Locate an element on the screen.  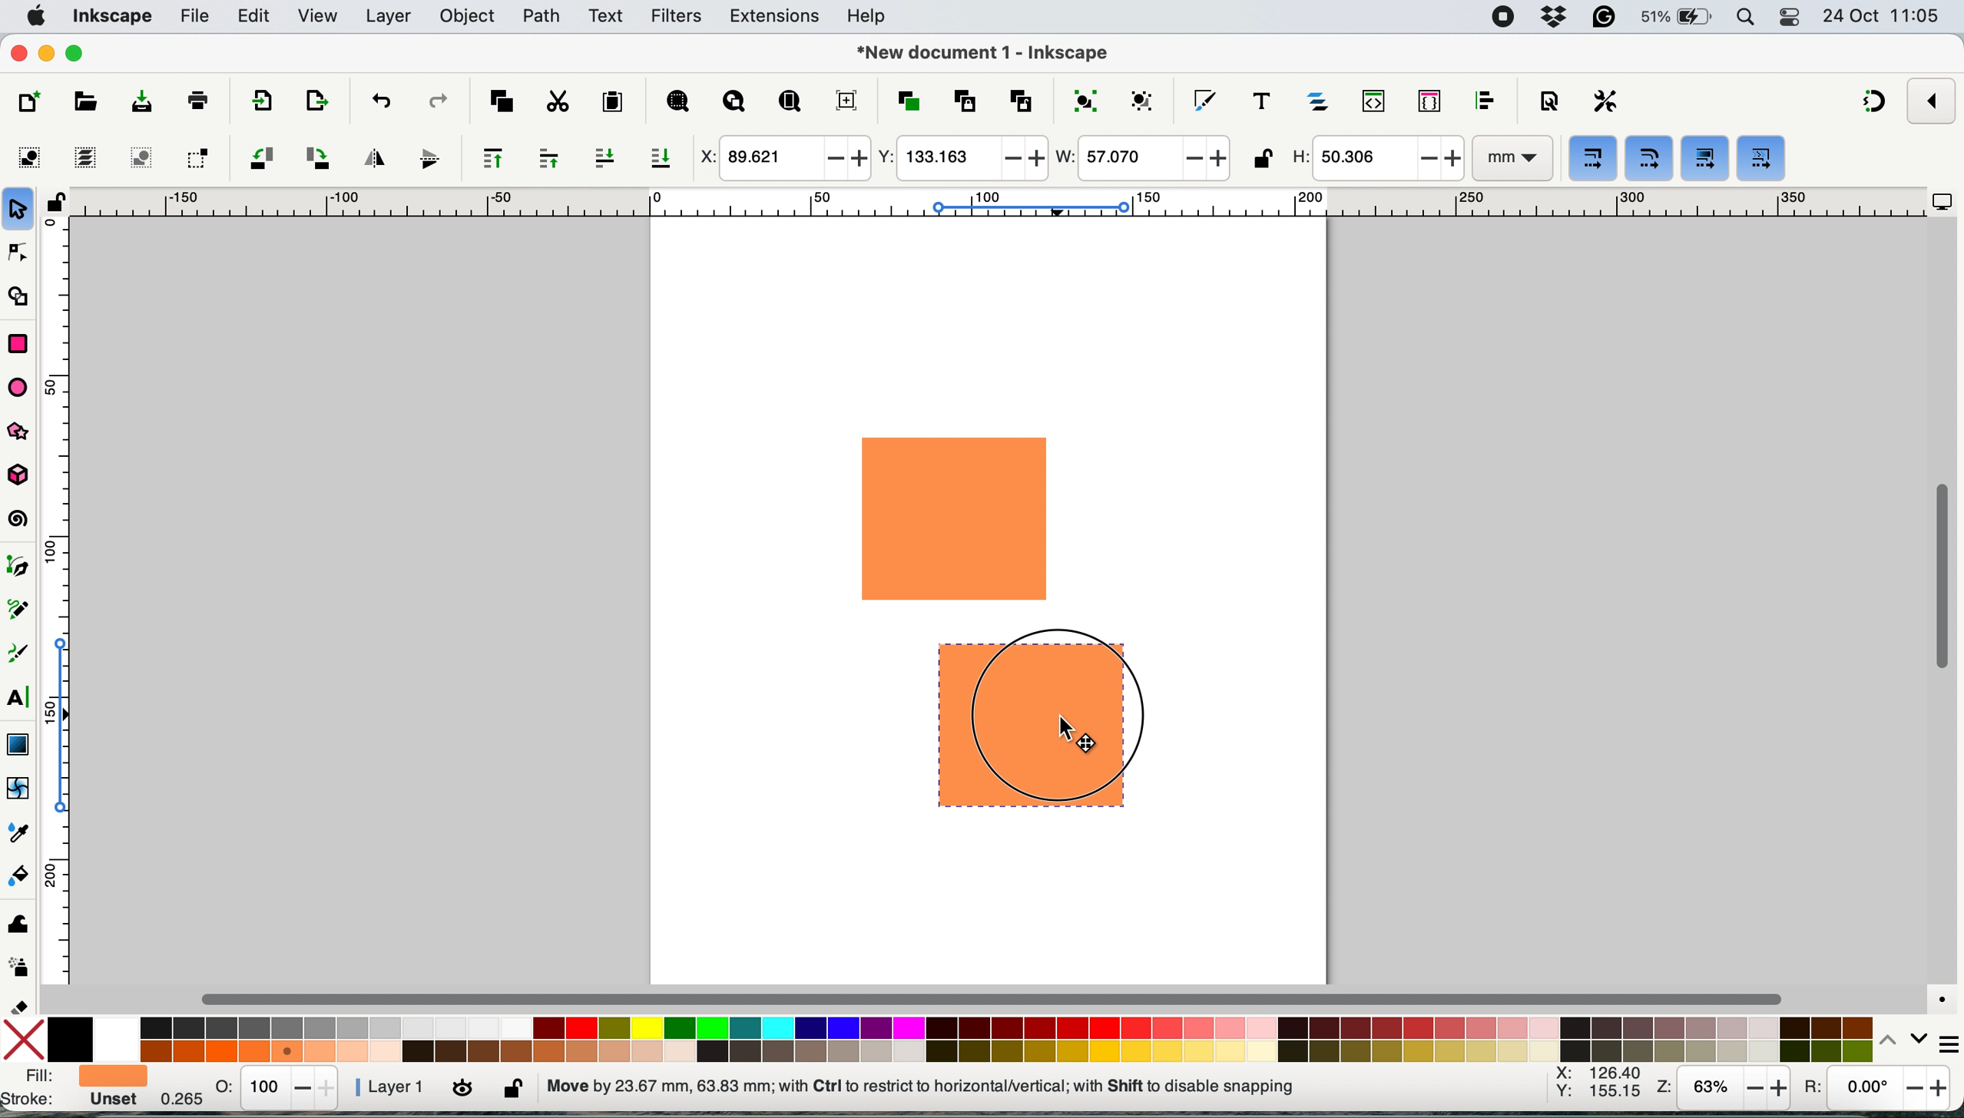
paste is located at coordinates (611, 102).